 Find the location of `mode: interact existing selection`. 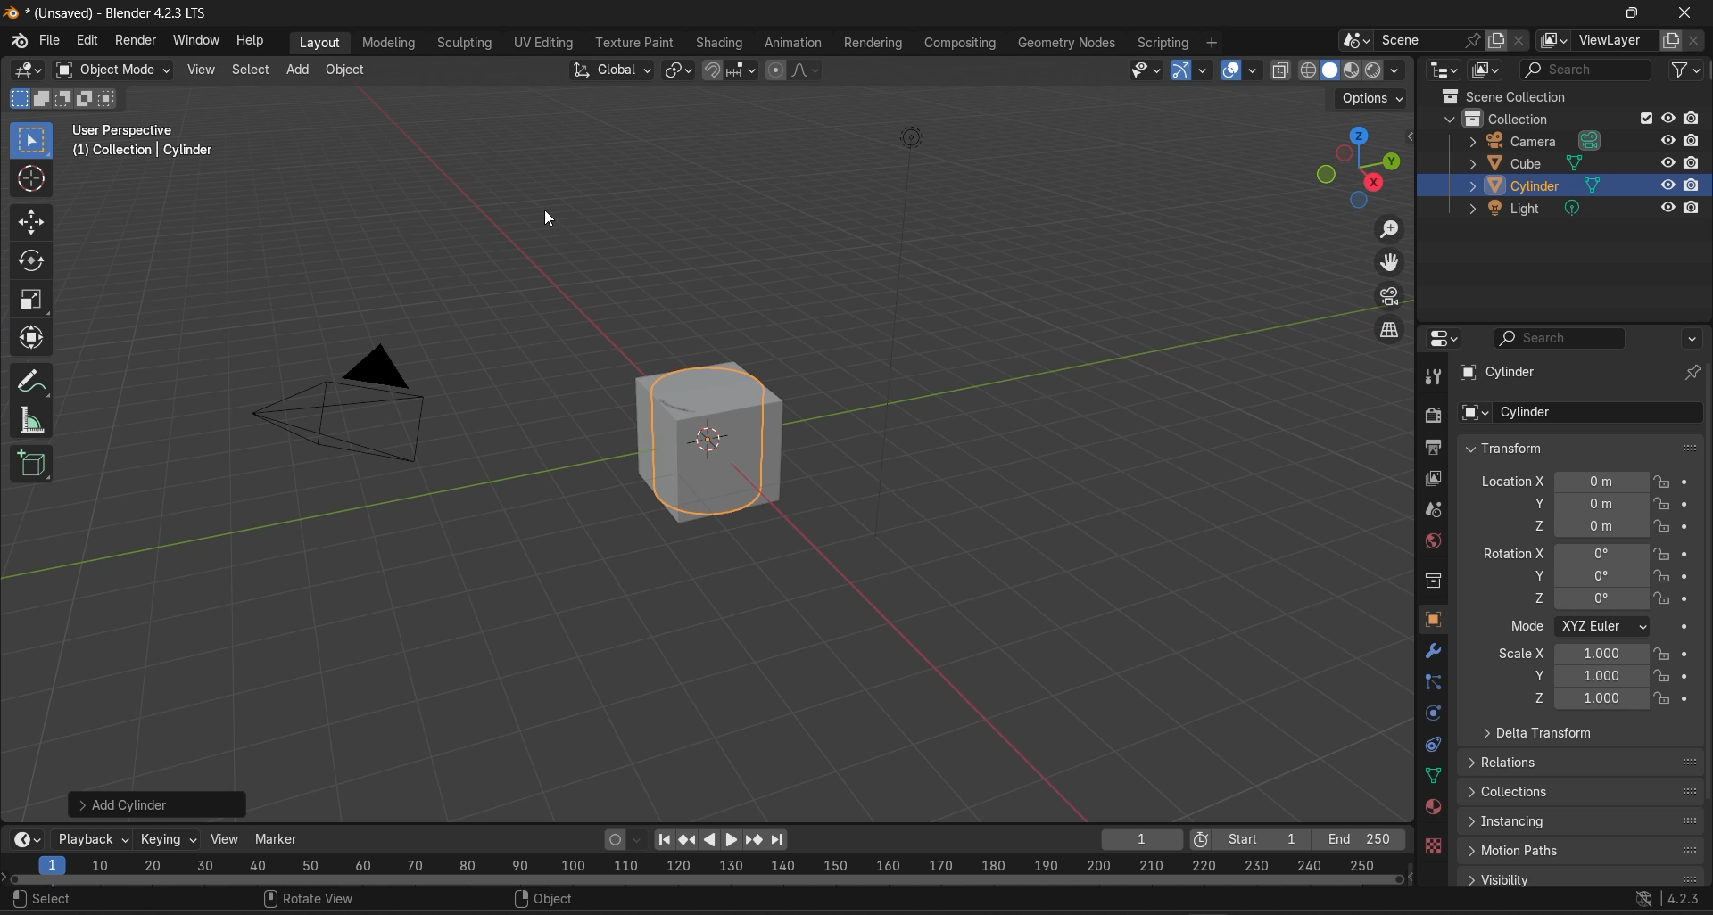

mode: interact existing selection is located at coordinates (109, 100).